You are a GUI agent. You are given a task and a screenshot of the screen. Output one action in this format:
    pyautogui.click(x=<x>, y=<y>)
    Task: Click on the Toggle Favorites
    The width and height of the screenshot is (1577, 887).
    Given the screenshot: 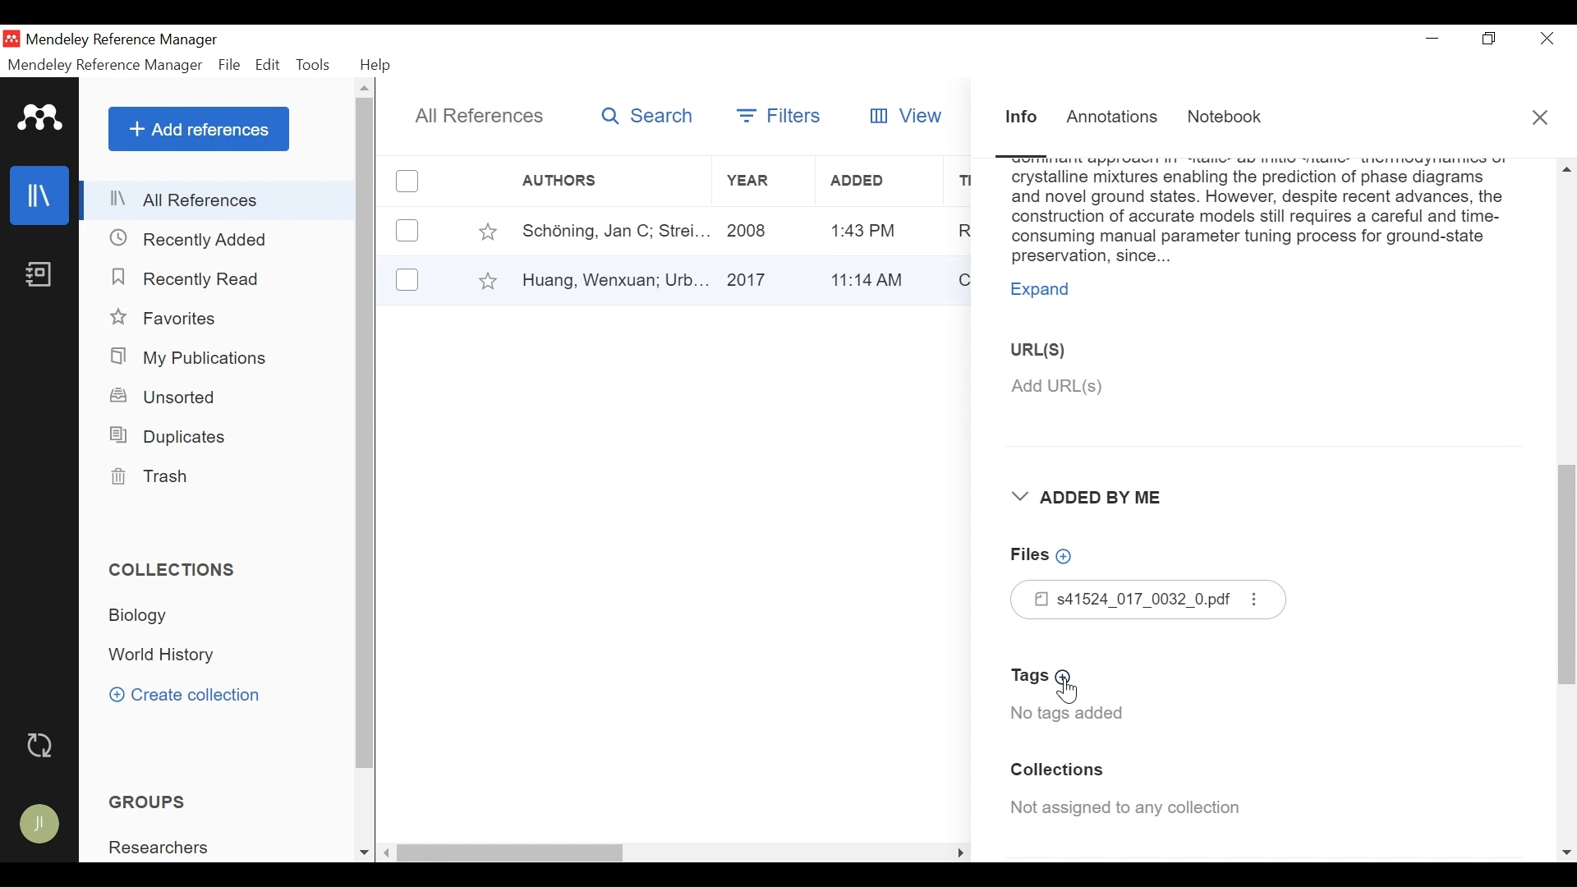 What is the action you would take?
    pyautogui.click(x=487, y=280)
    